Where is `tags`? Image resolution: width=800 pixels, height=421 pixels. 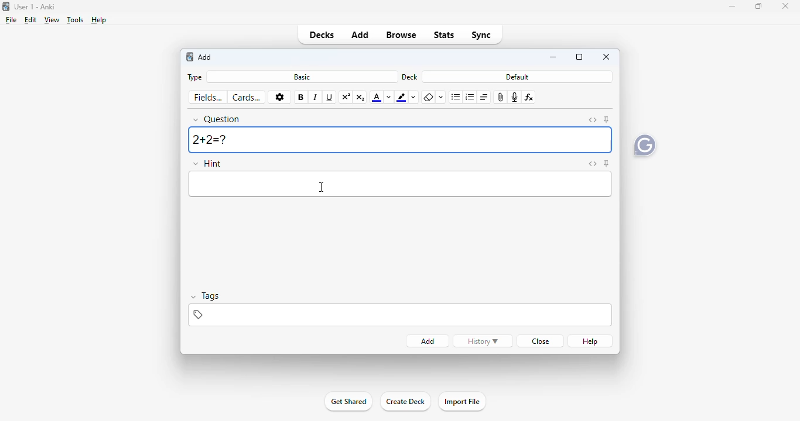
tags is located at coordinates (205, 296).